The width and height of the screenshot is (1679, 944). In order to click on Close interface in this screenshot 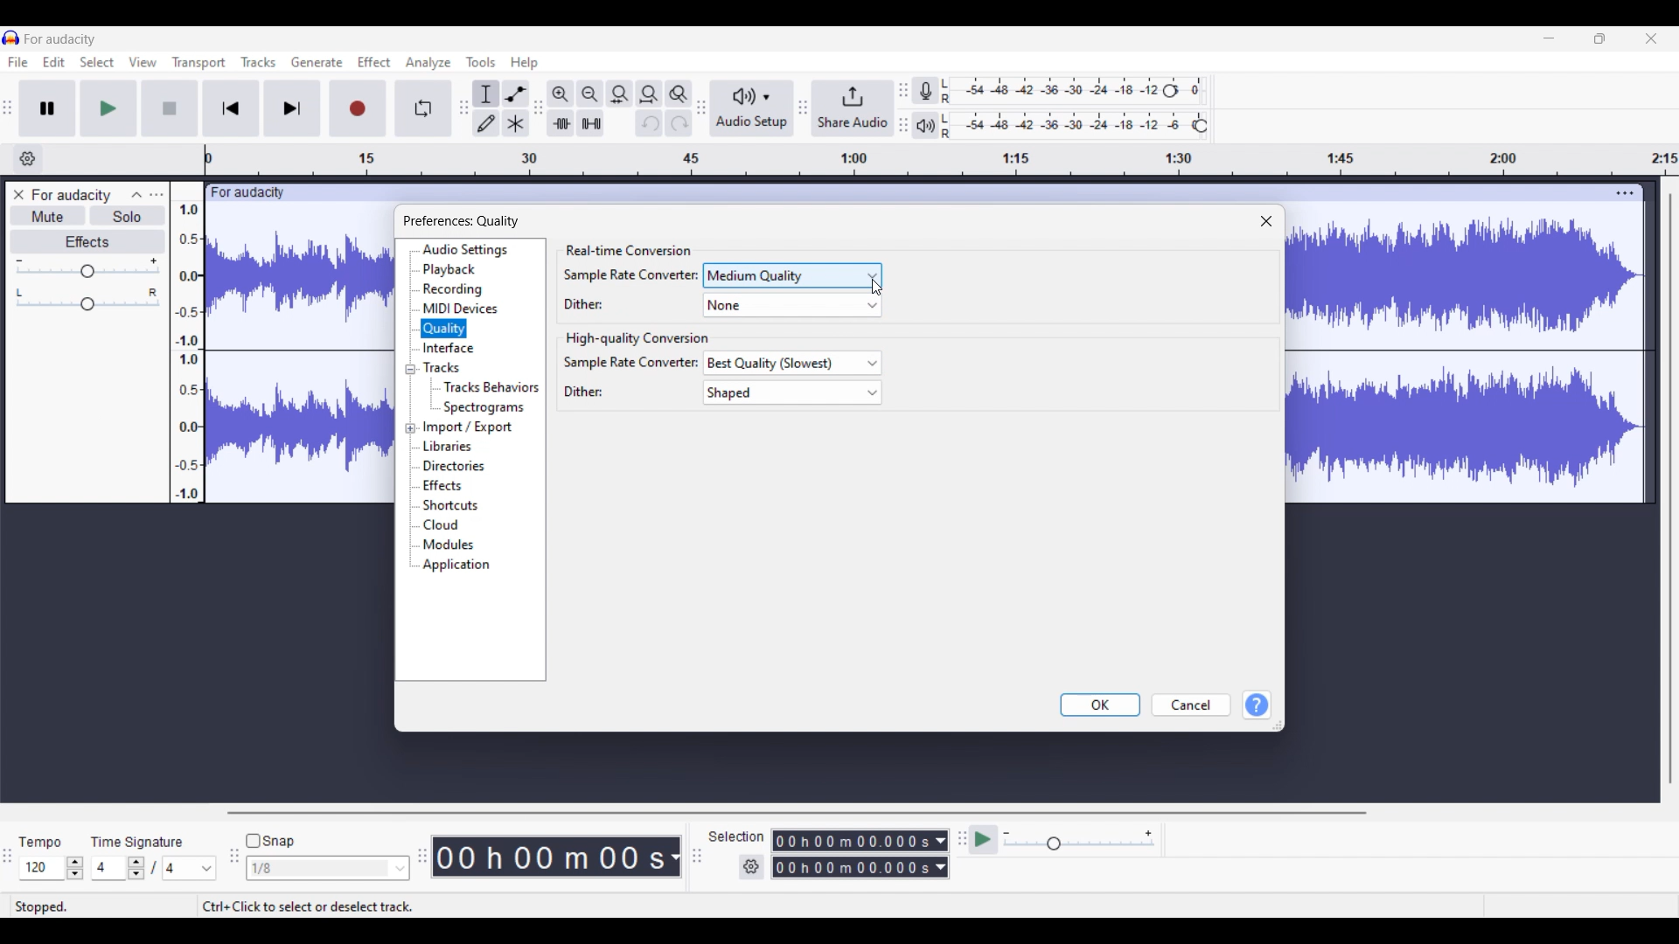, I will do `click(1651, 38)`.